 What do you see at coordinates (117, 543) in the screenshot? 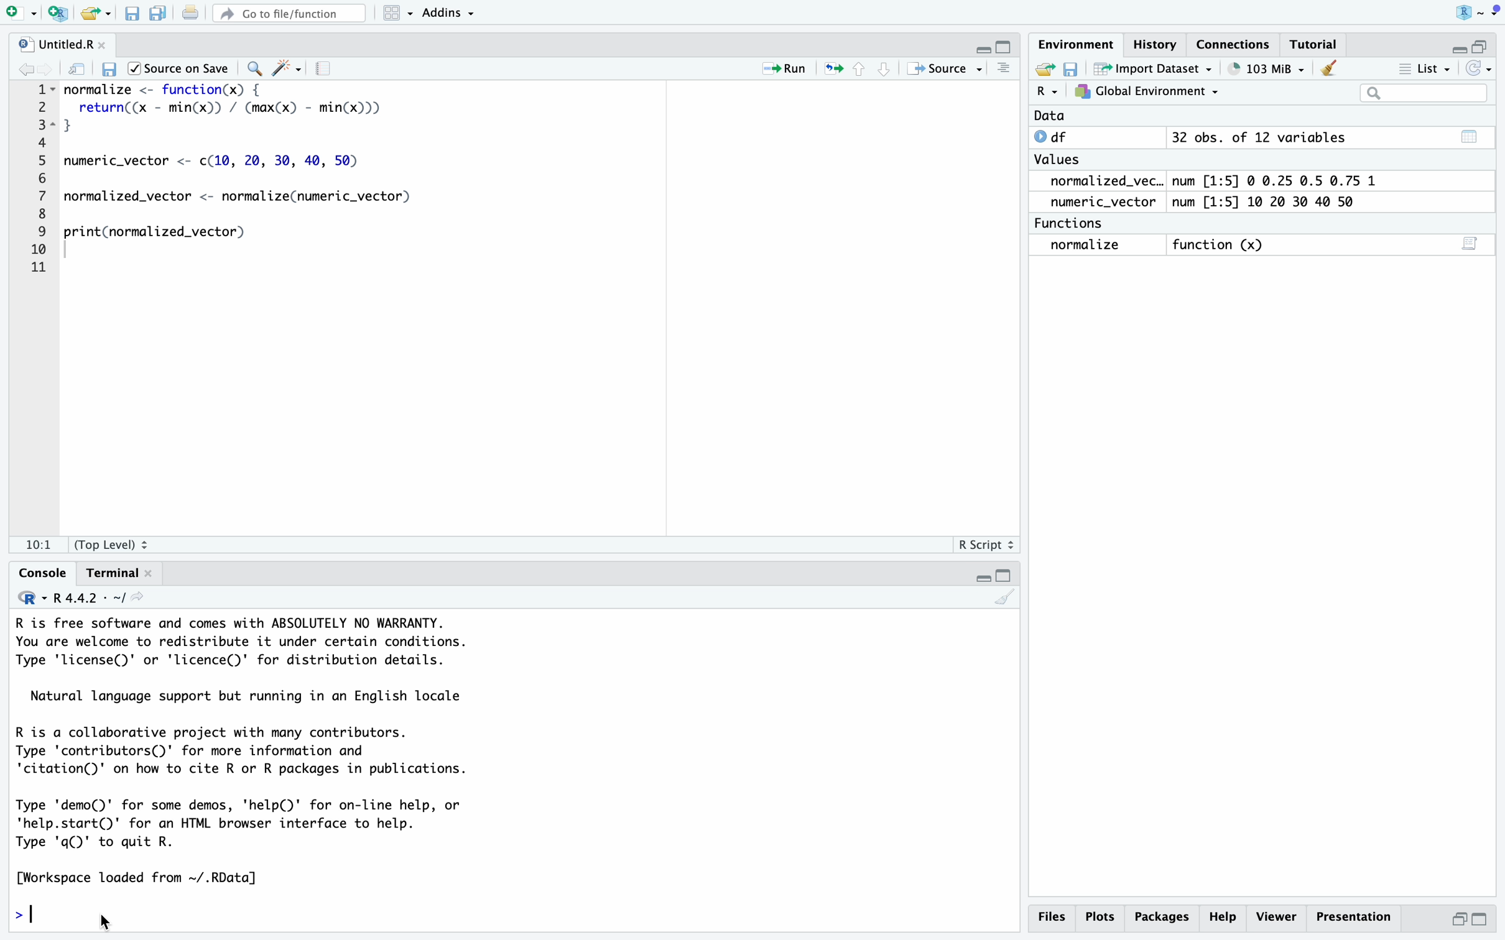
I see `(Top Level)` at bounding box center [117, 543].